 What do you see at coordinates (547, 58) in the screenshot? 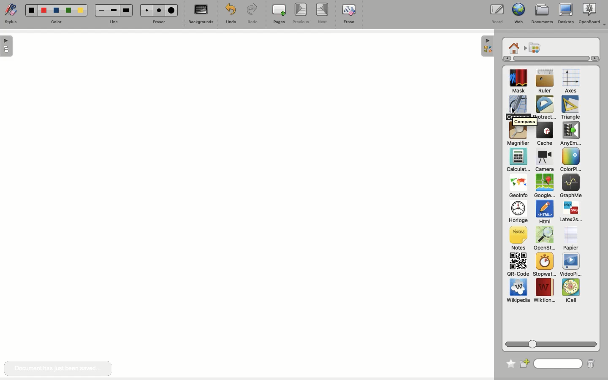
I see `Scroll` at bounding box center [547, 58].